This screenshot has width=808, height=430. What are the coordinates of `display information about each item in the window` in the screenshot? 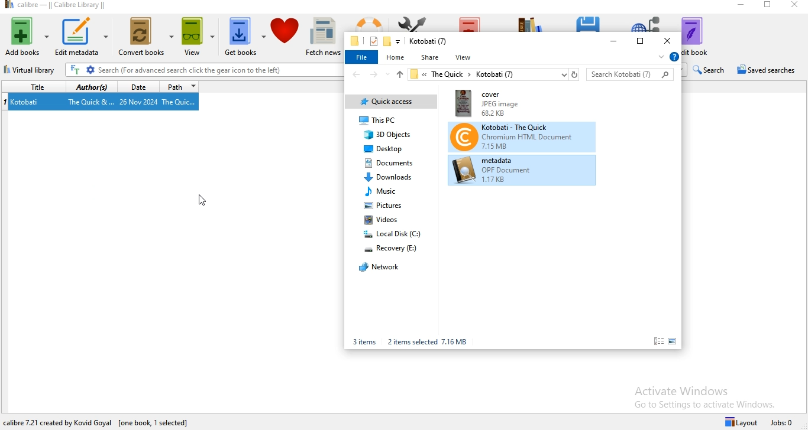 It's located at (658, 341).